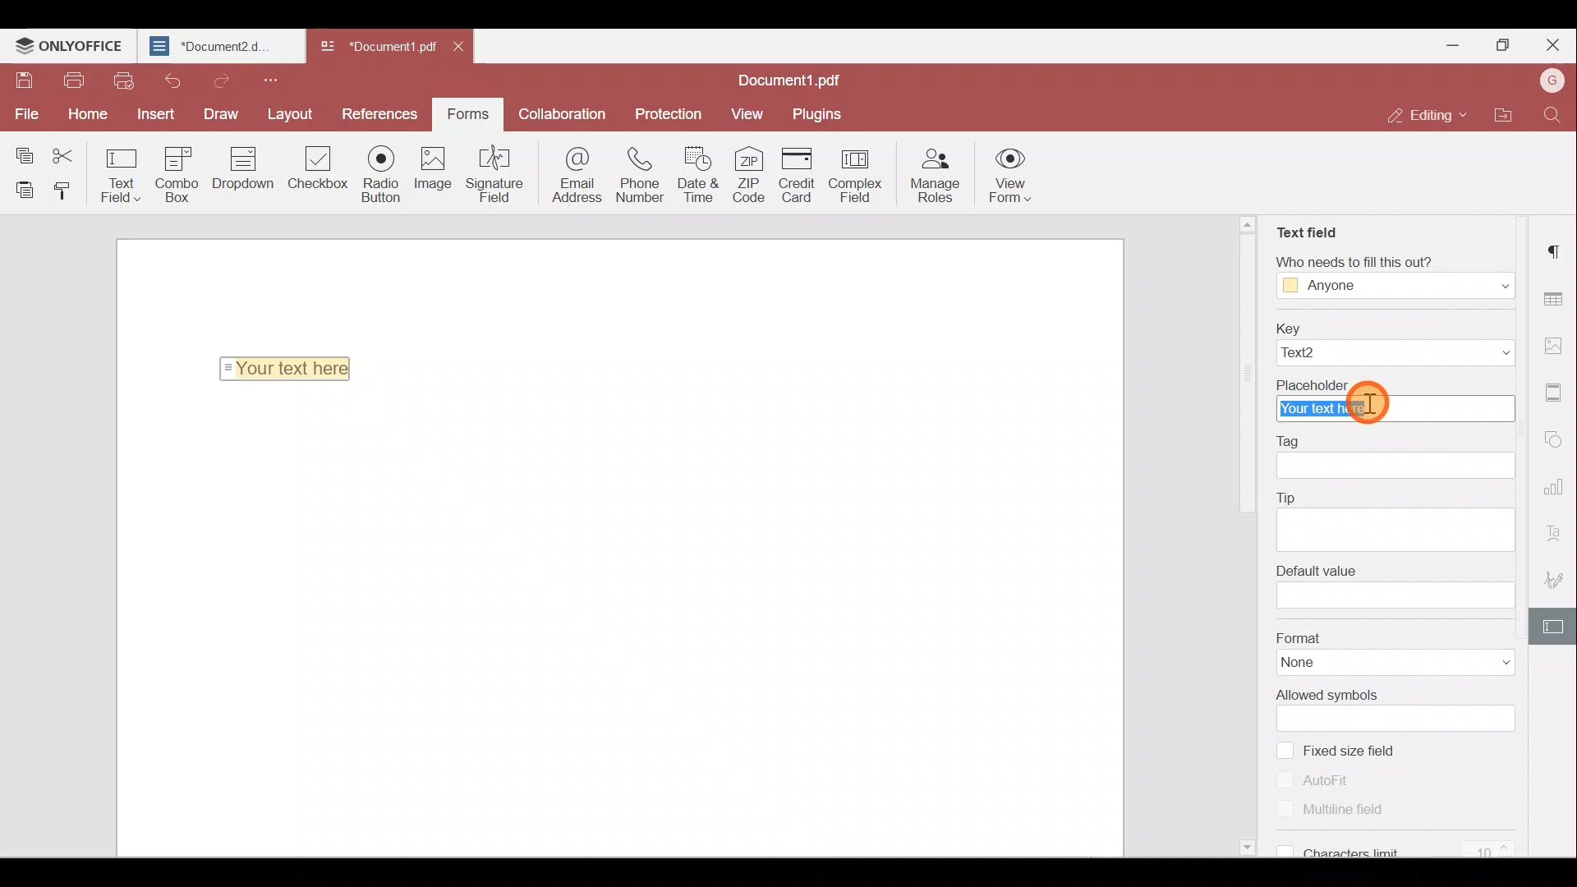 Image resolution: width=1577 pixels, height=887 pixels. What do you see at coordinates (1392, 529) in the screenshot?
I see `tip filed` at bounding box center [1392, 529].